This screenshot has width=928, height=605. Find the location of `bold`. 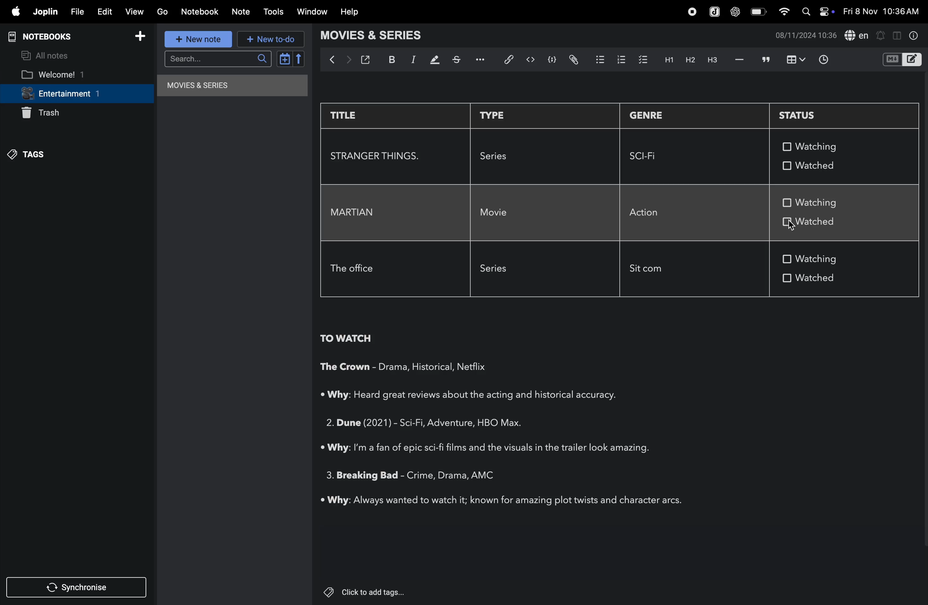

bold is located at coordinates (392, 59).